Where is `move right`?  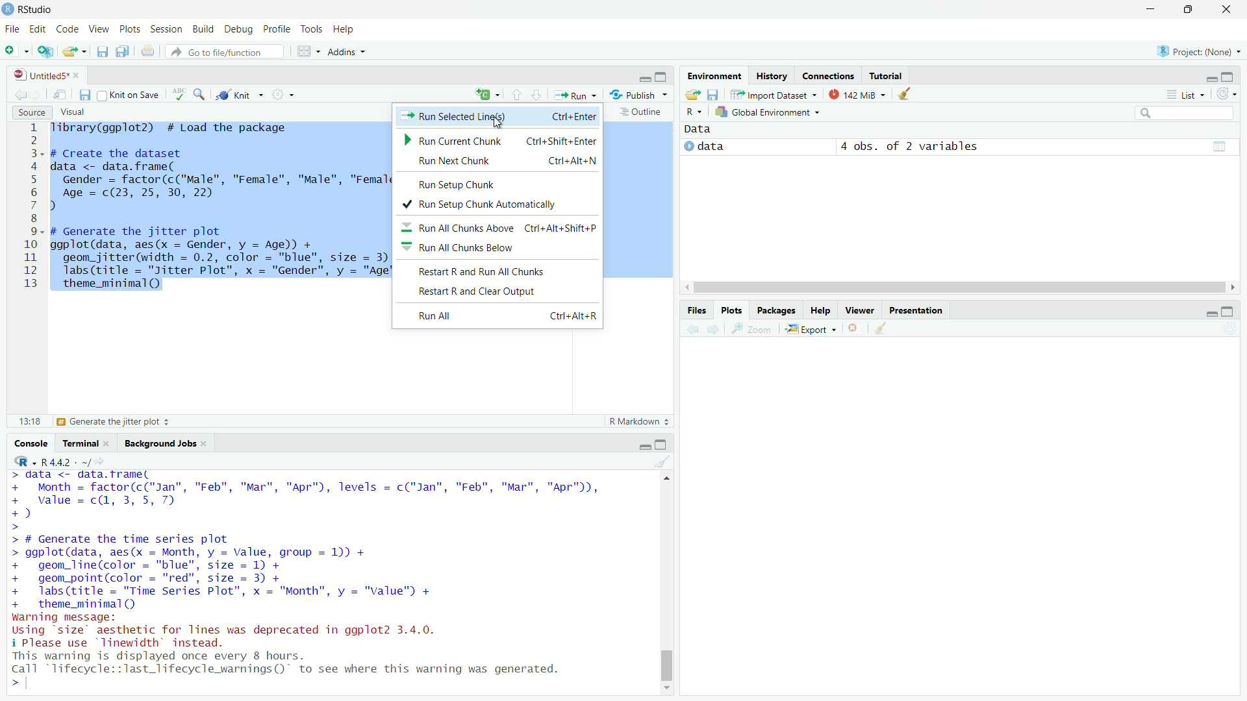 move right is located at coordinates (1233, 287).